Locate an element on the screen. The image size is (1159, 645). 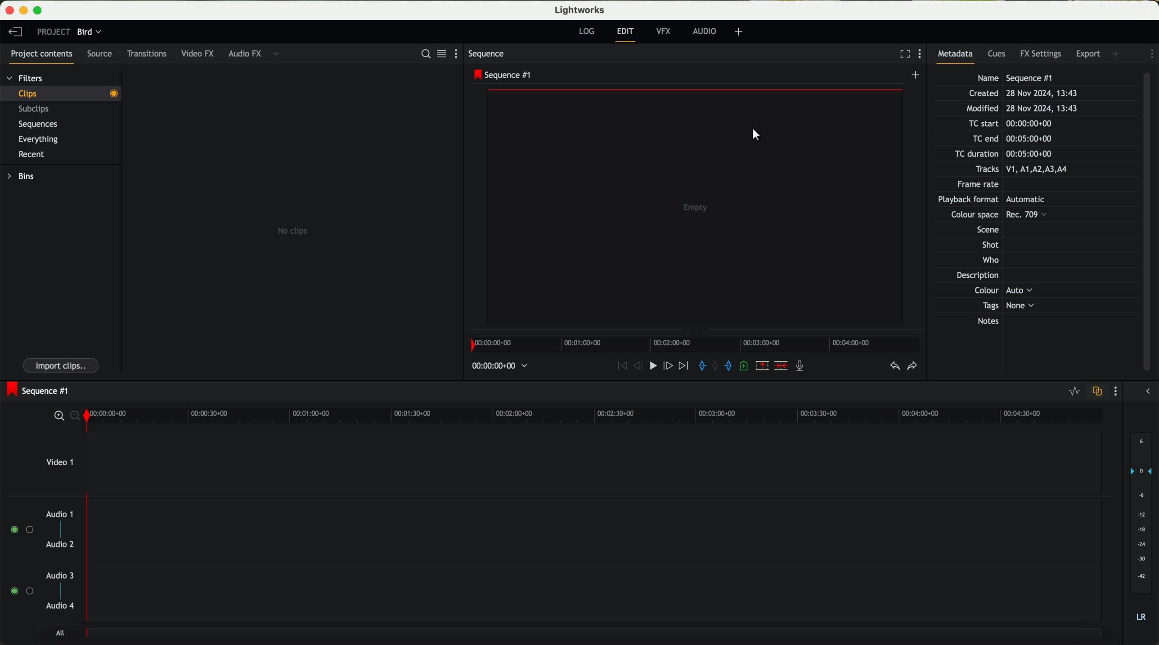
Rec. 709 is located at coordinates (1009, 214).